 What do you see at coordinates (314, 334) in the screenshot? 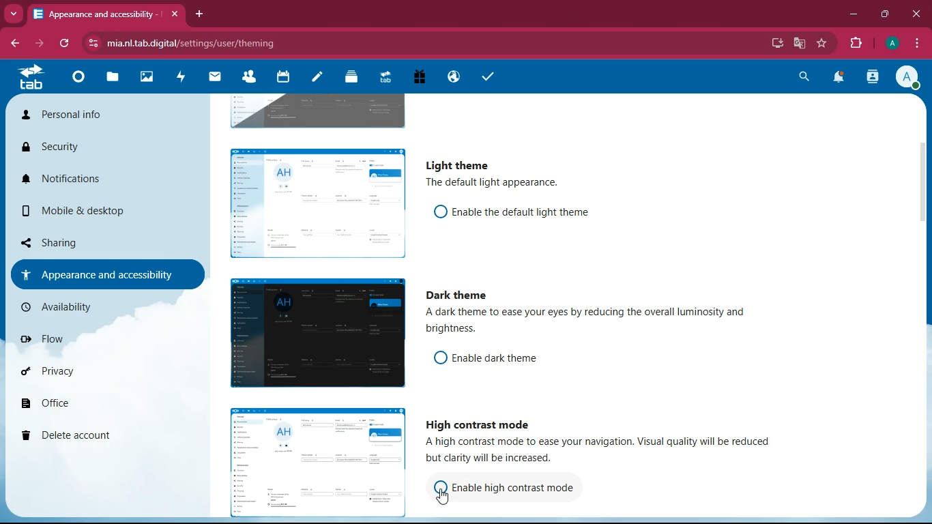
I see `image` at bounding box center [314, 334].